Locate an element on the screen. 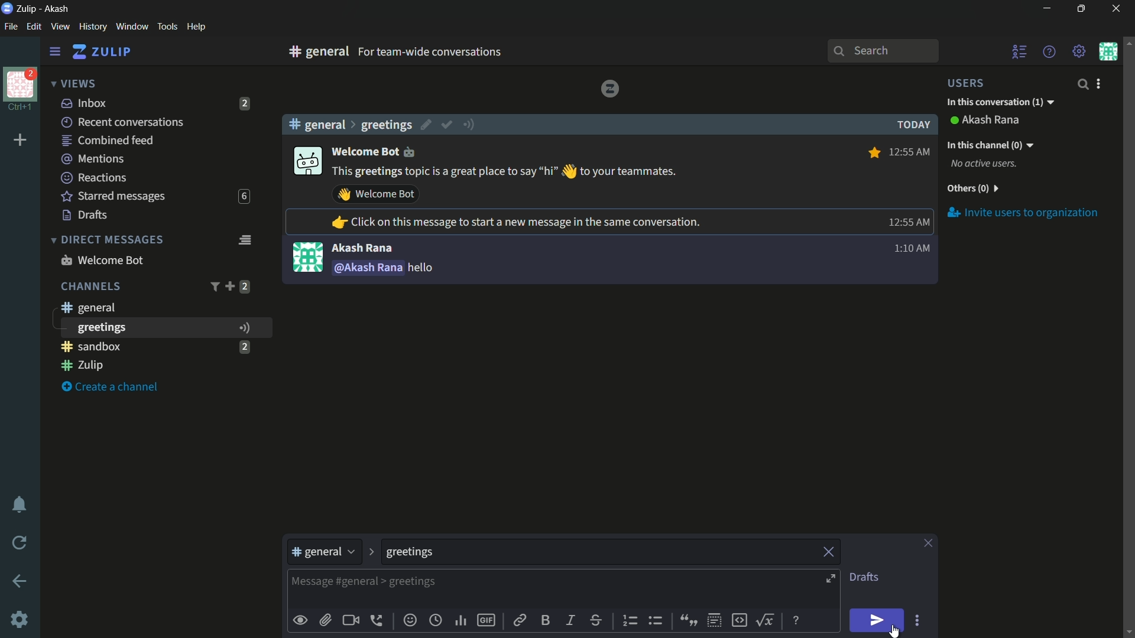 The width and height of the screenshot is (1135, 638). create a channel is located at coordinates (113, 388).